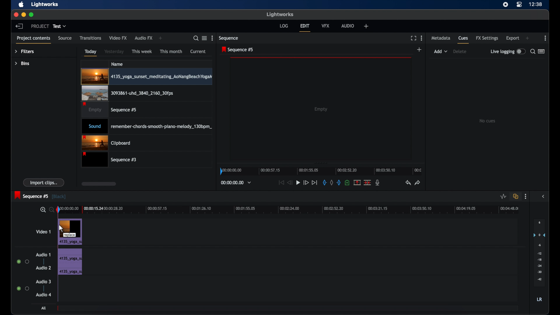  Describe the element at coordinates (33, 40) in the screenshot. I see `project contents` at that location.